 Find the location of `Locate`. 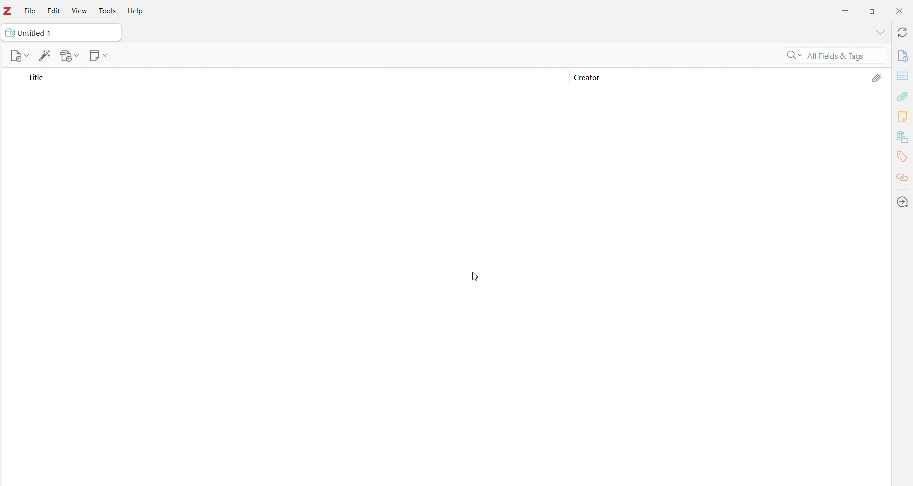

Locate is located at coordinates (903, 202).